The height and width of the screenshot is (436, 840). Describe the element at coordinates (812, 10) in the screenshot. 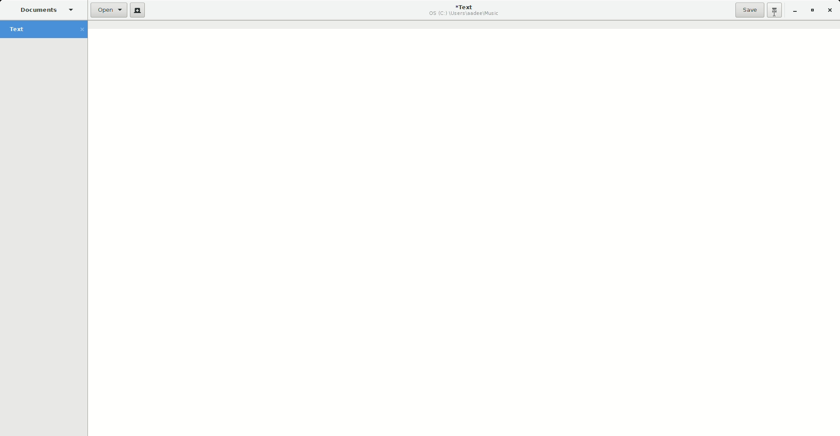

I see `Restore` at that location.